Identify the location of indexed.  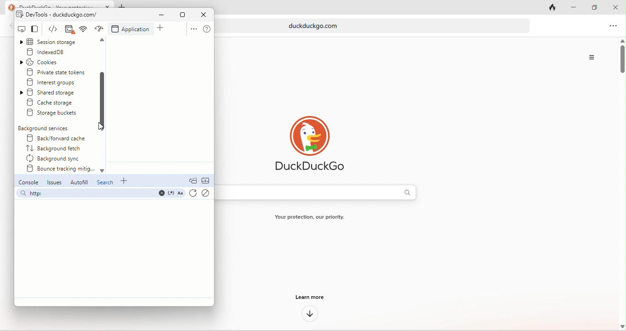
(56, 52).